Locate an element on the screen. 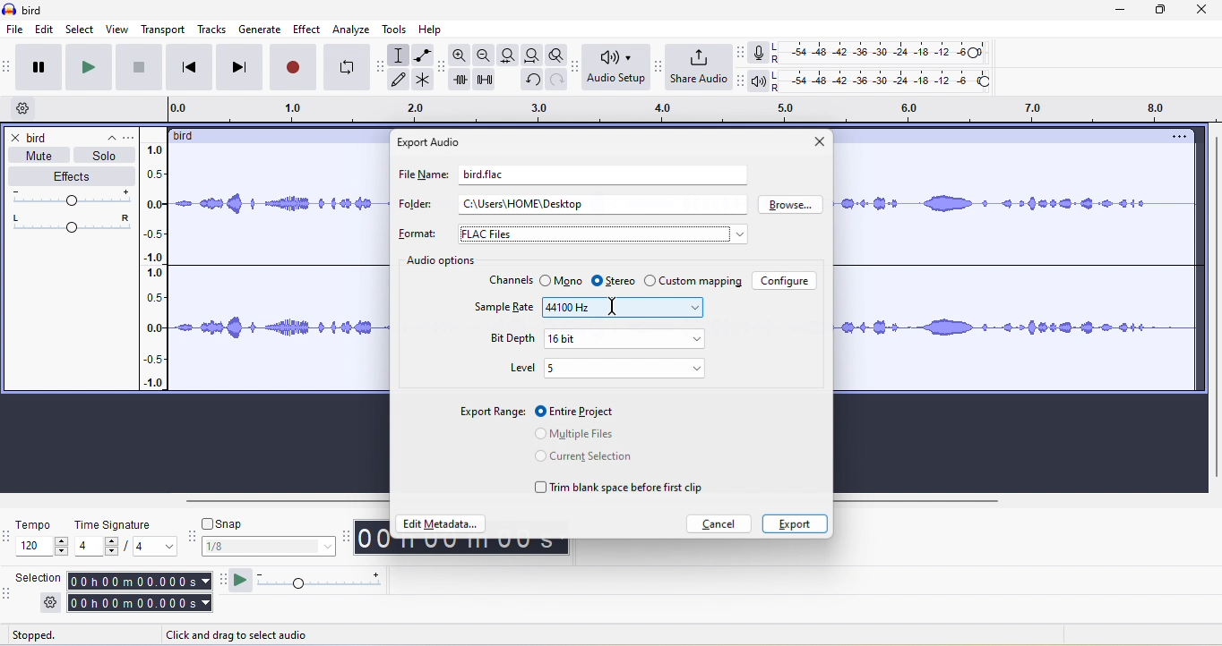 The height and width of the screenshot is (646, 1222). cancel is located at coordinates (721, 523).